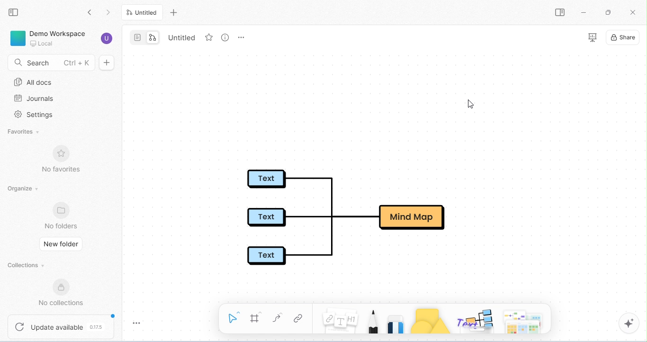 Image resolution: width=647 pixels, height=342 pixels. I want to click on no favorites, so click(63, 159).